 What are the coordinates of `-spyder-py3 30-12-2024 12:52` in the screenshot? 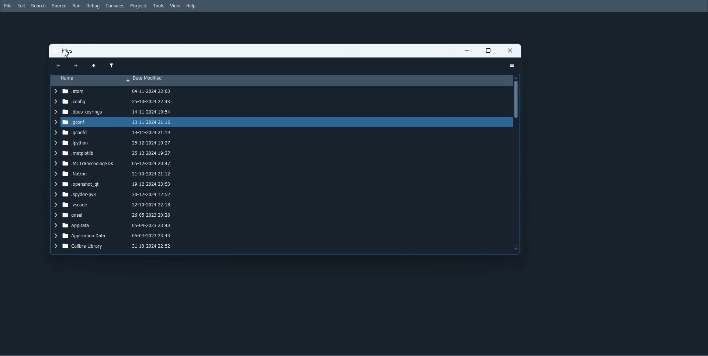 It's located at (114, 196).